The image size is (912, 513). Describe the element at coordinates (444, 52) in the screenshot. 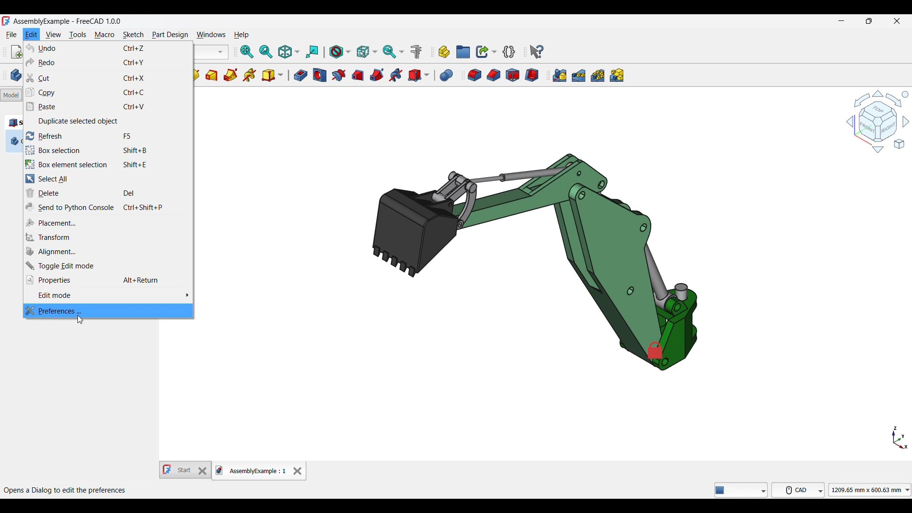

I see `Create part` at that location.